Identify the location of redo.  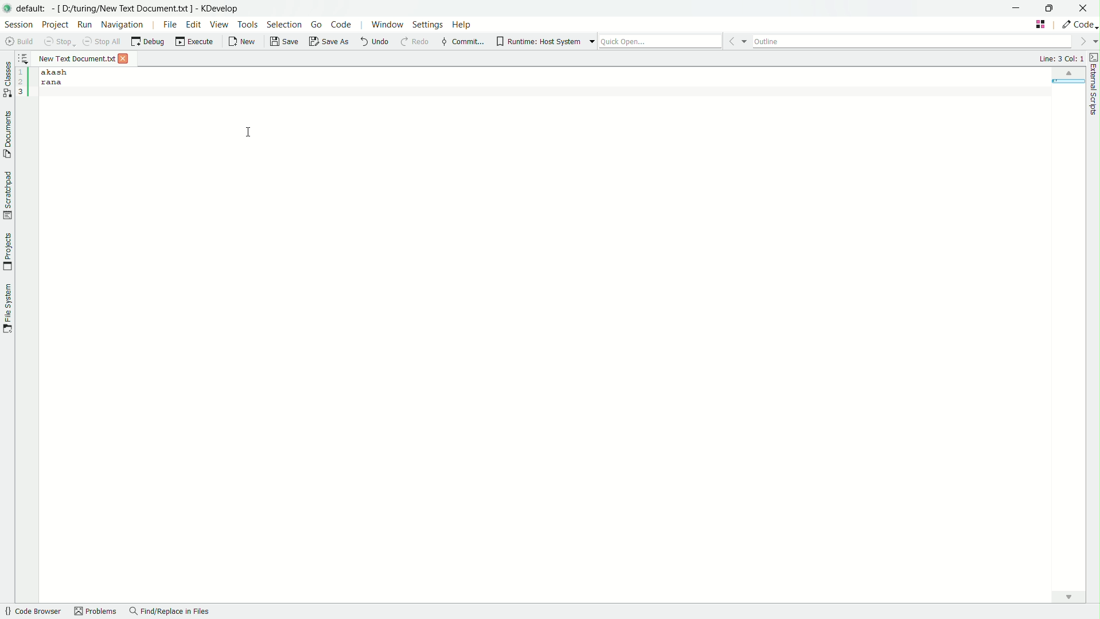
(418, 42).